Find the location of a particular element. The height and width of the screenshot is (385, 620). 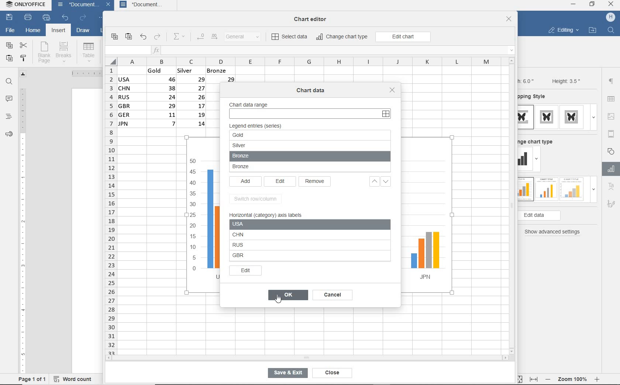

hp is located at coordinates (611, 17).